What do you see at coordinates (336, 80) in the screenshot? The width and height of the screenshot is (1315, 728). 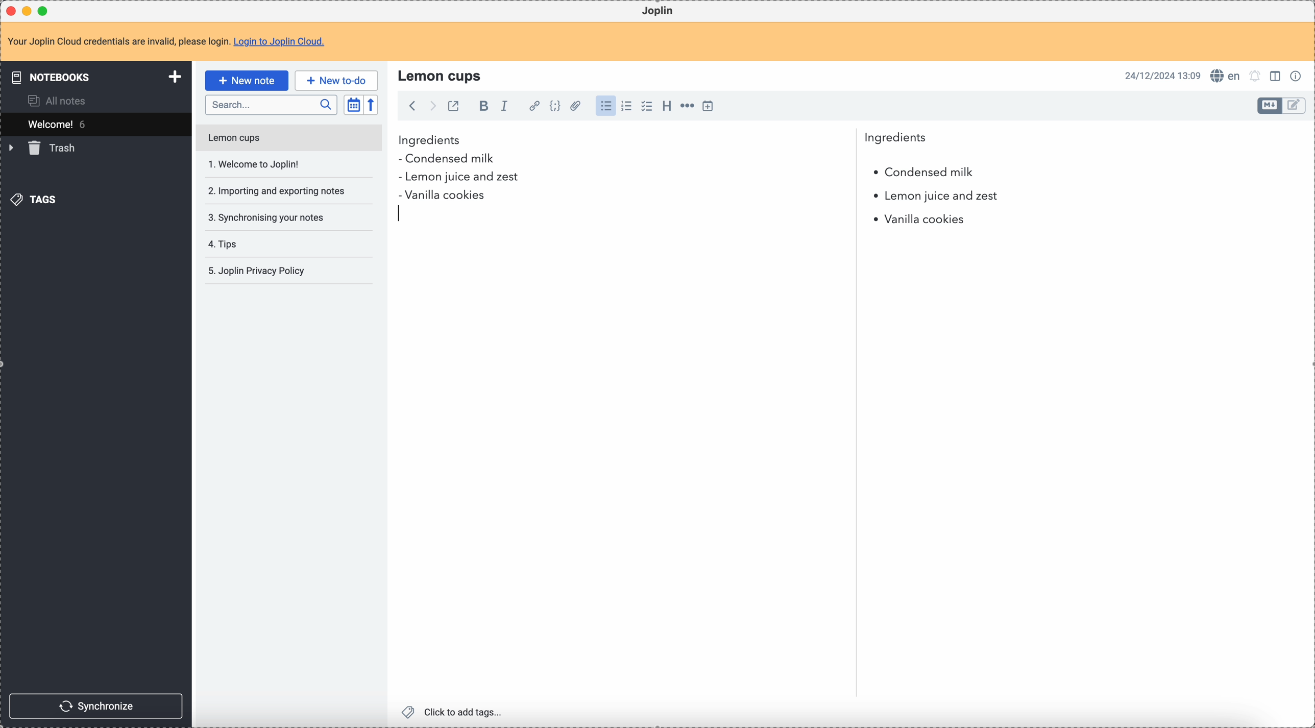 I see `new to-do` at bounding box center [336, 80].